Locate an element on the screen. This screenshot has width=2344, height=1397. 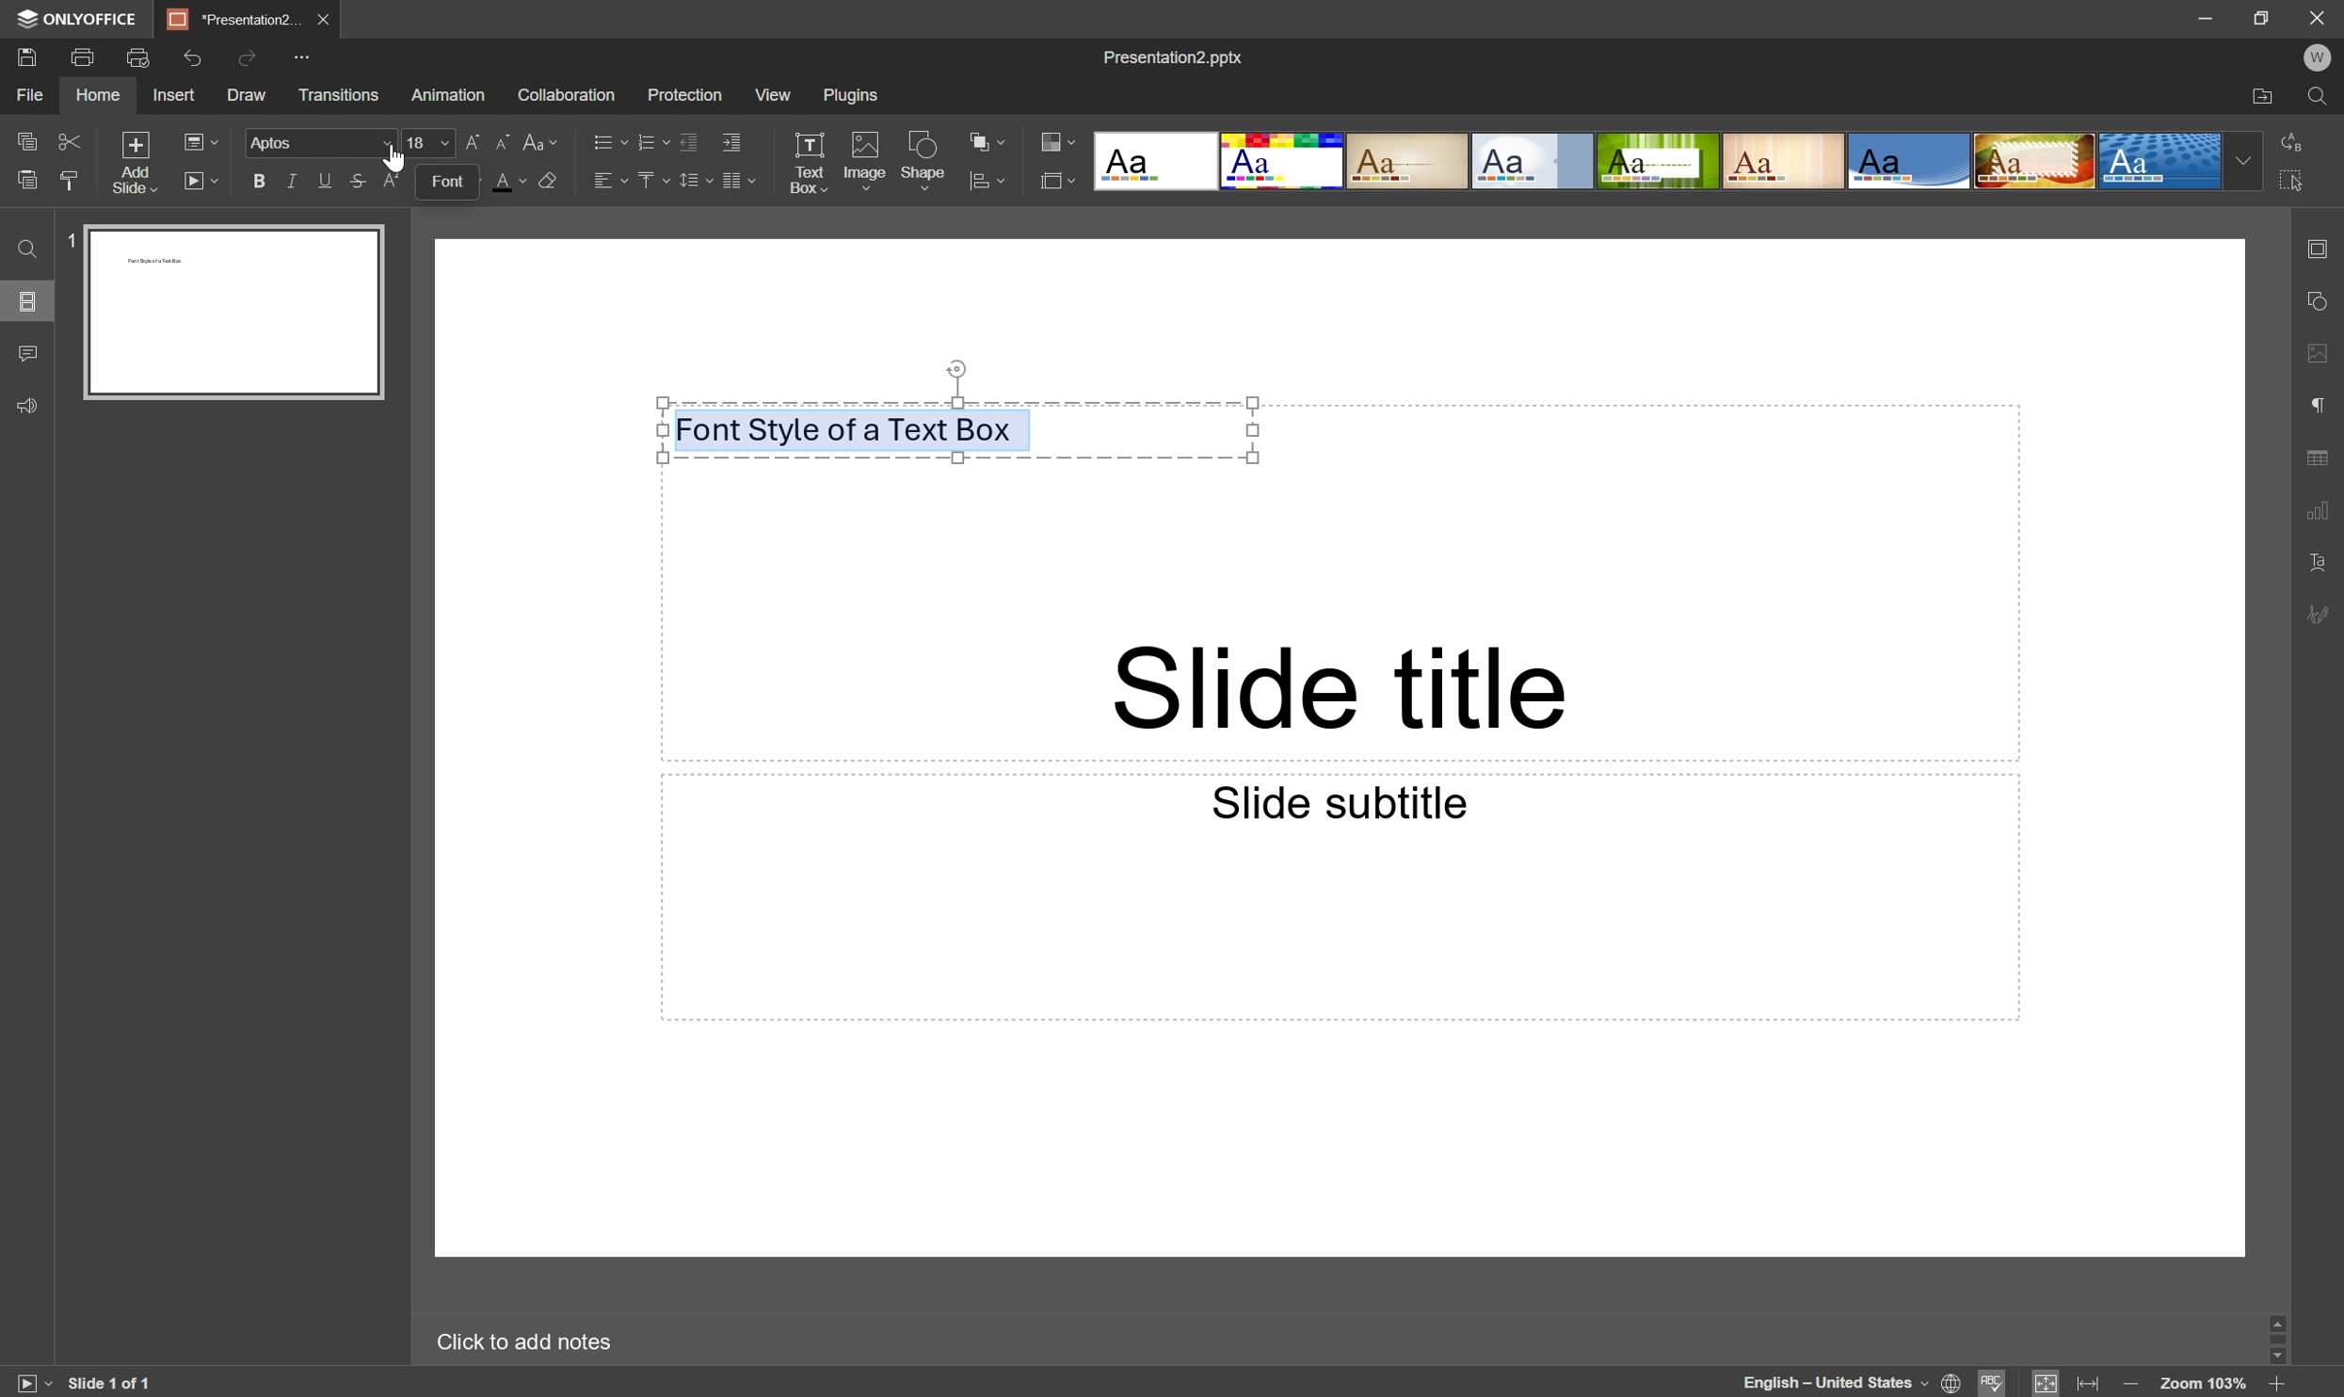
View is located at coordinates (774, 92).